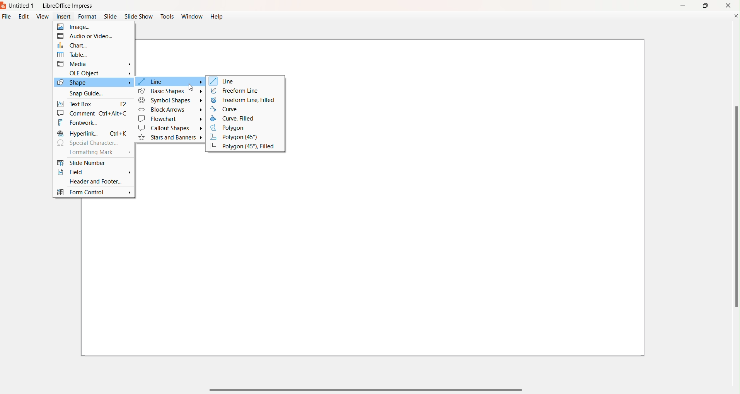 The width and height of the screenshot is (740, 394). I want to click on Freedom Line, Filled, so click(244, 100).